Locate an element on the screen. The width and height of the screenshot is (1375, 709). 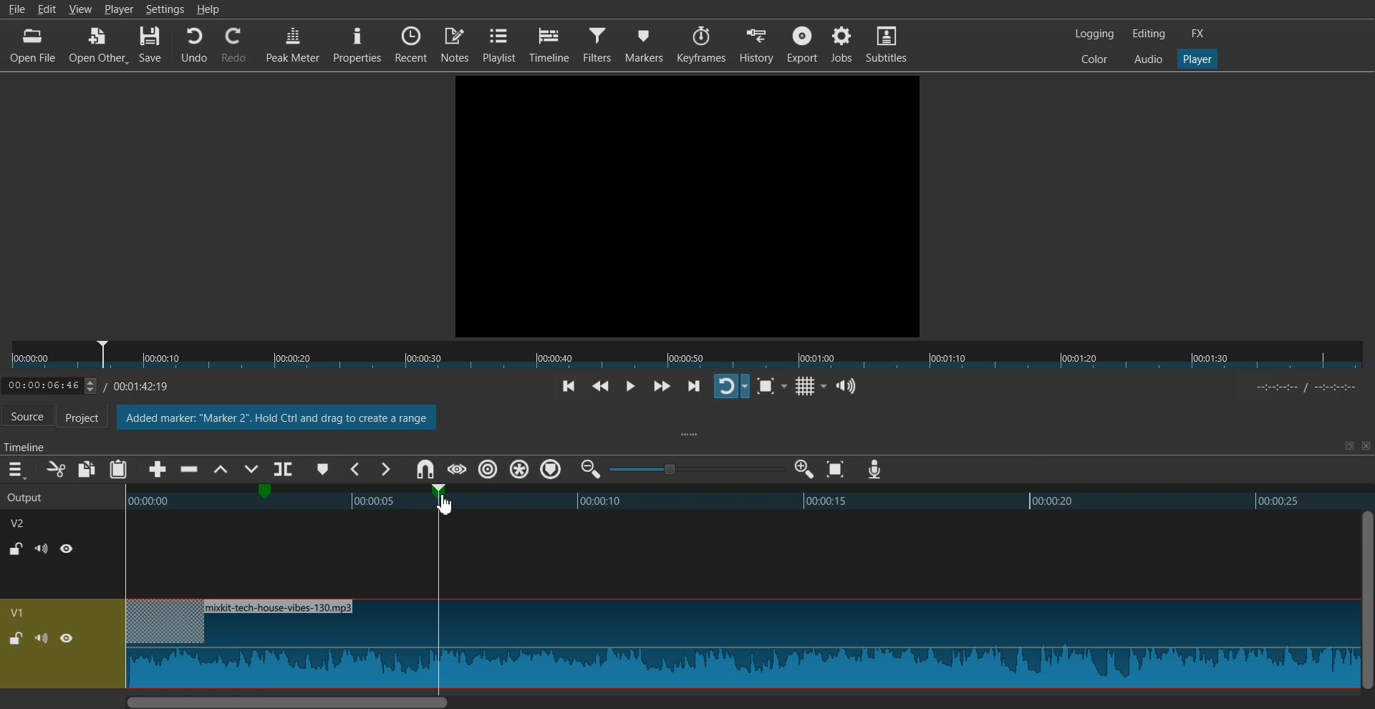
Play quickly backwards is located at coordinates (601, 387).